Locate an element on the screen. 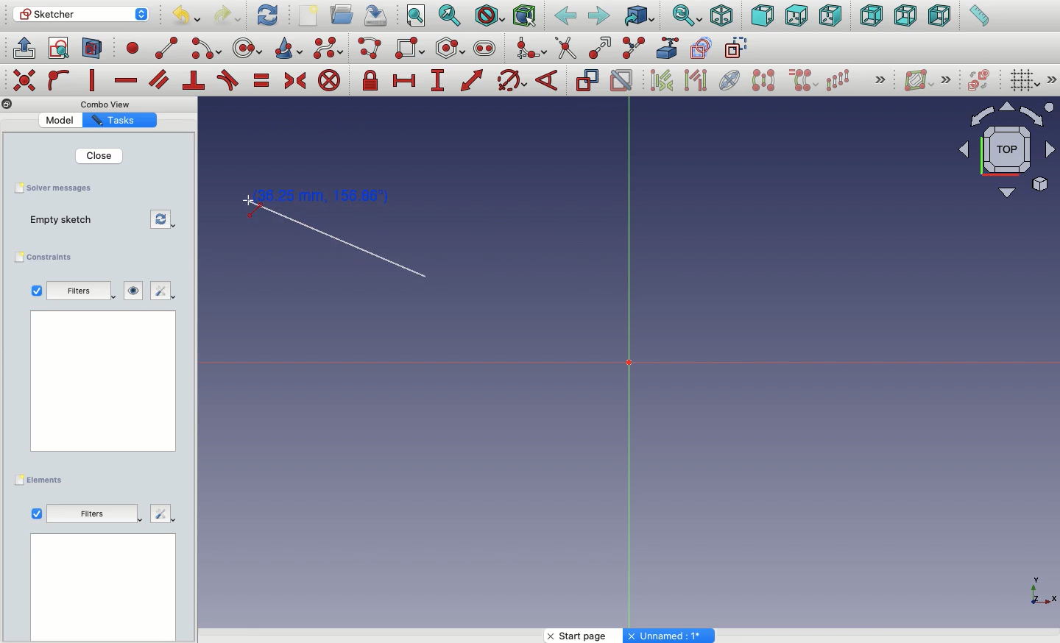 The height and width of the screenshot is (643, 1060). Constrain distance is located at coordinates (473, 80).